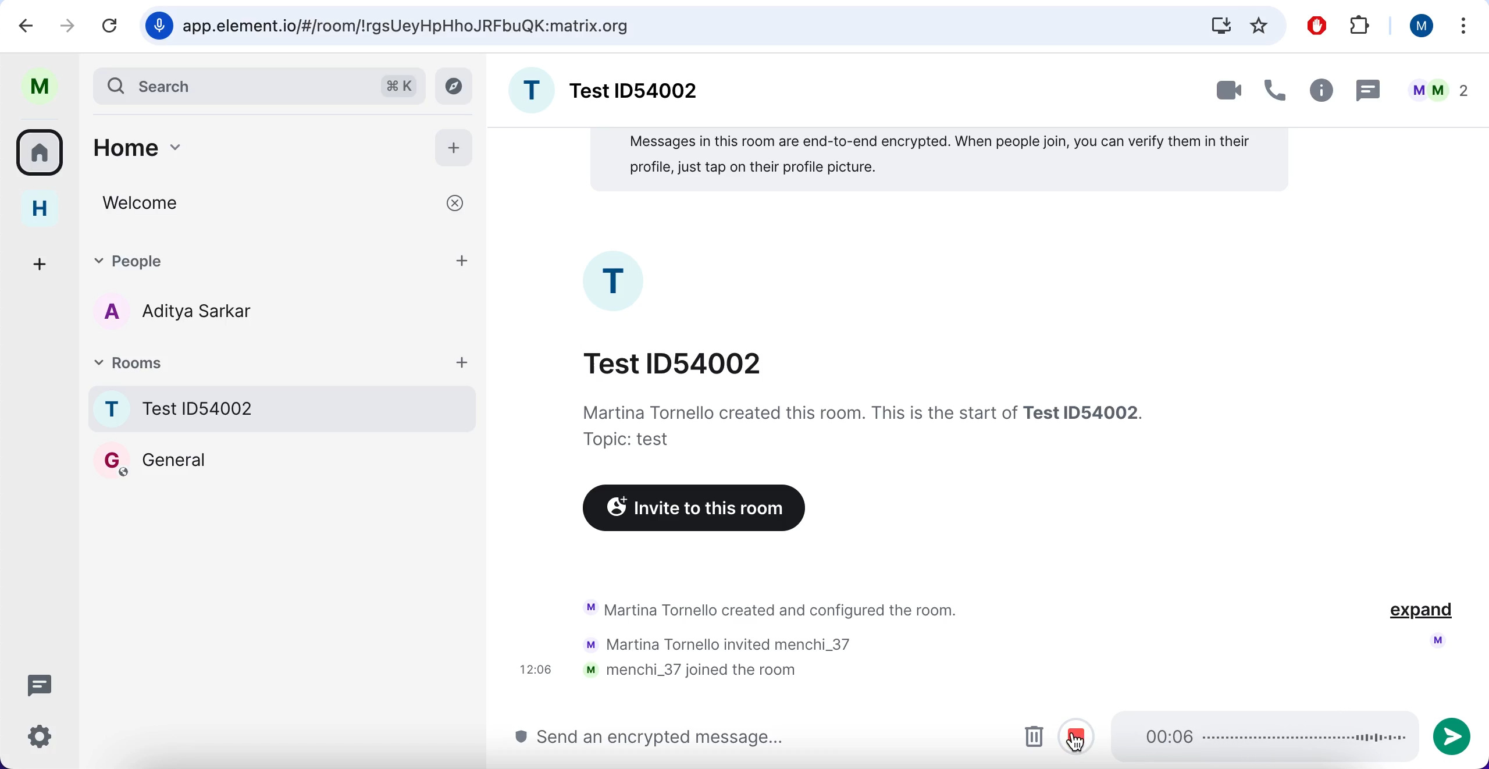 Image resolution: width=1489 pixels, height=769 pixels. Describe the element at coordinates (689, 510) in the screenshot. I see `invite to this room` at that location.